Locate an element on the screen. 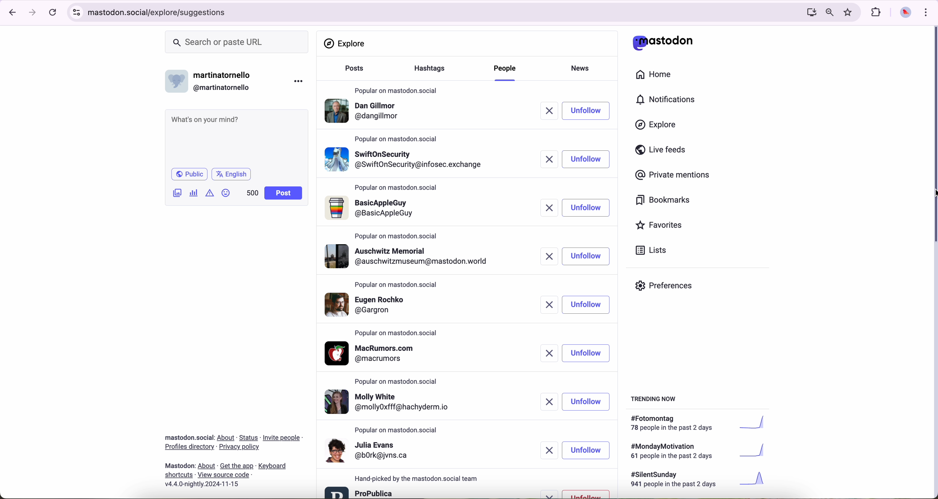 The image size is (938, 499). popular on mastodon.social is located at coordinates (400, 380).